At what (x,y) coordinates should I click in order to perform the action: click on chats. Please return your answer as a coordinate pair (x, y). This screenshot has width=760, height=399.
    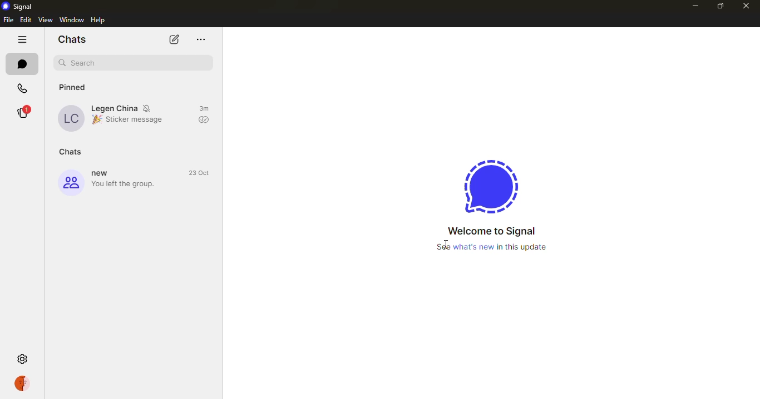
    Looking at the image, I should click on (71, 152).